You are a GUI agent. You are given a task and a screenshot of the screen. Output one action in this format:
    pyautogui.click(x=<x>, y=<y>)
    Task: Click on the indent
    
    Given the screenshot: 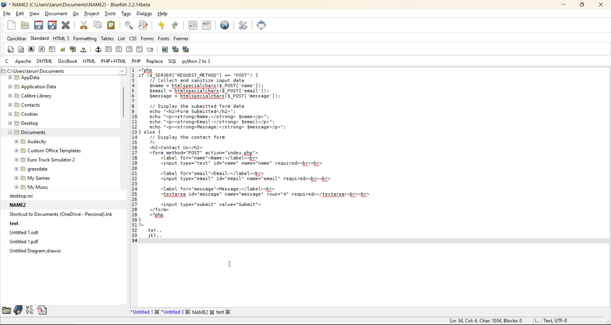 What is the action you would take?
    pyautogui.click(x=207, y=25)
    